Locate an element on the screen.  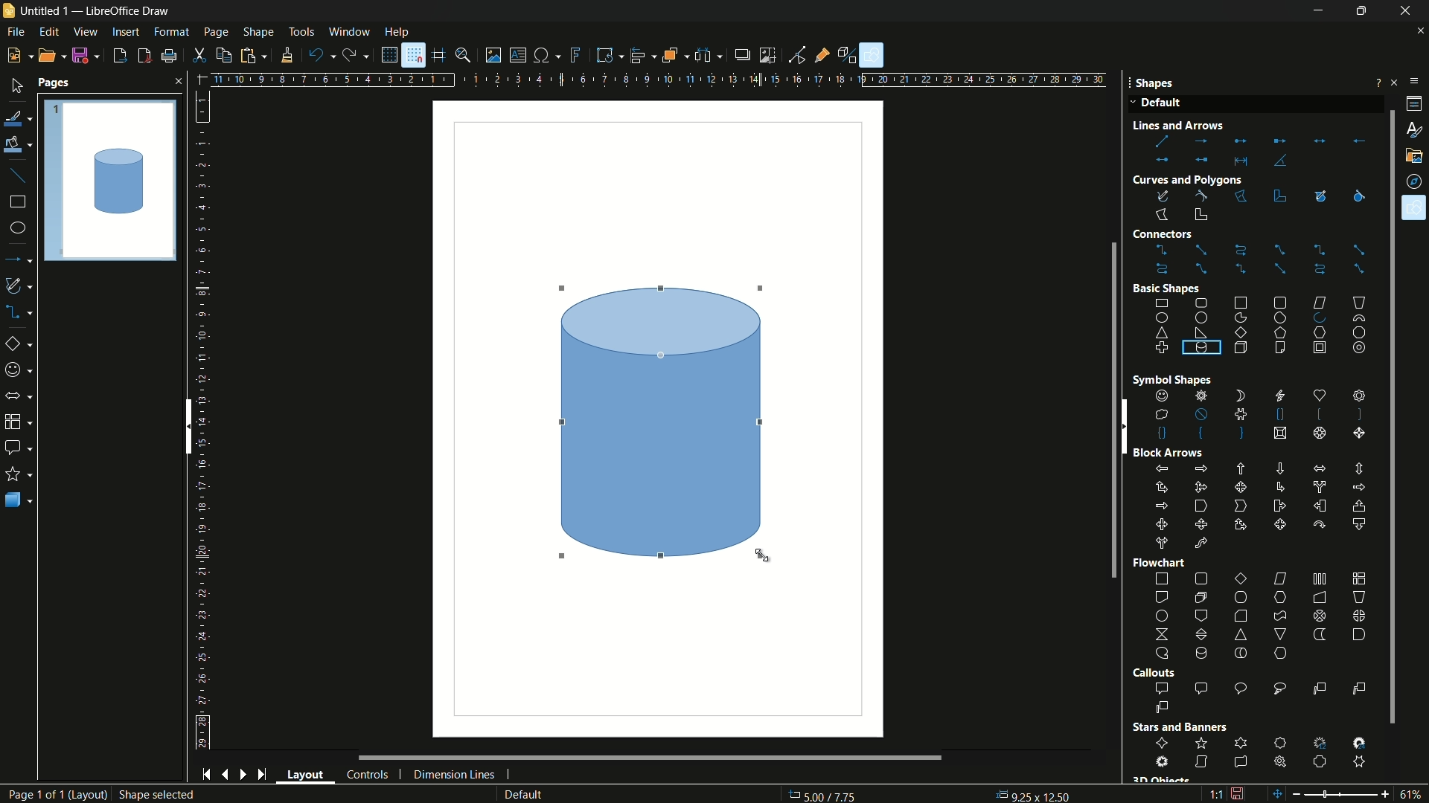
scroll bar is located at coordinates (1385, 415).